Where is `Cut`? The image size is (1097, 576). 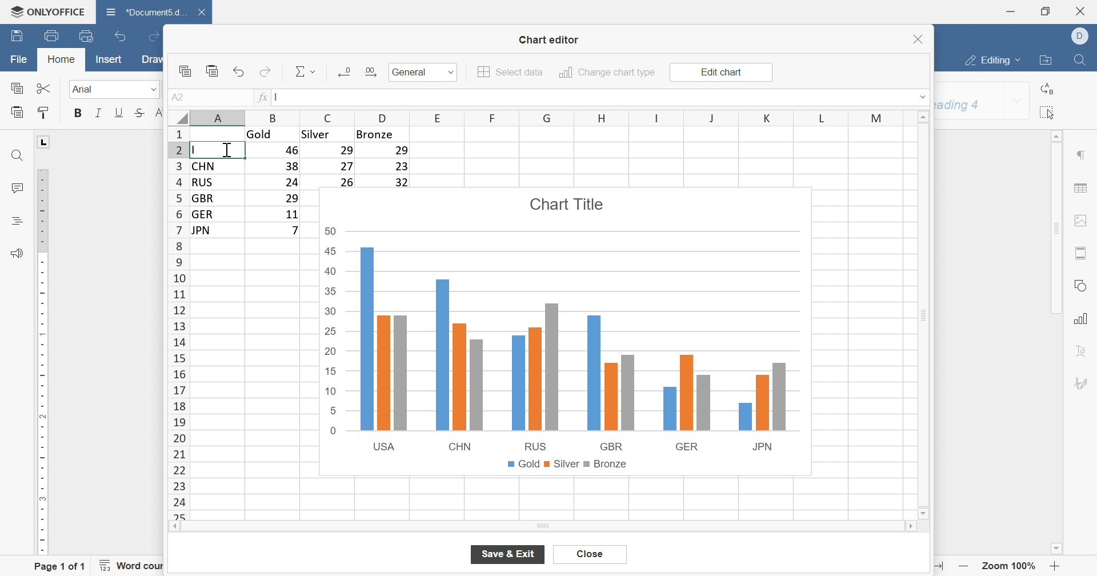
Cut is located at coordinates (44, 88).